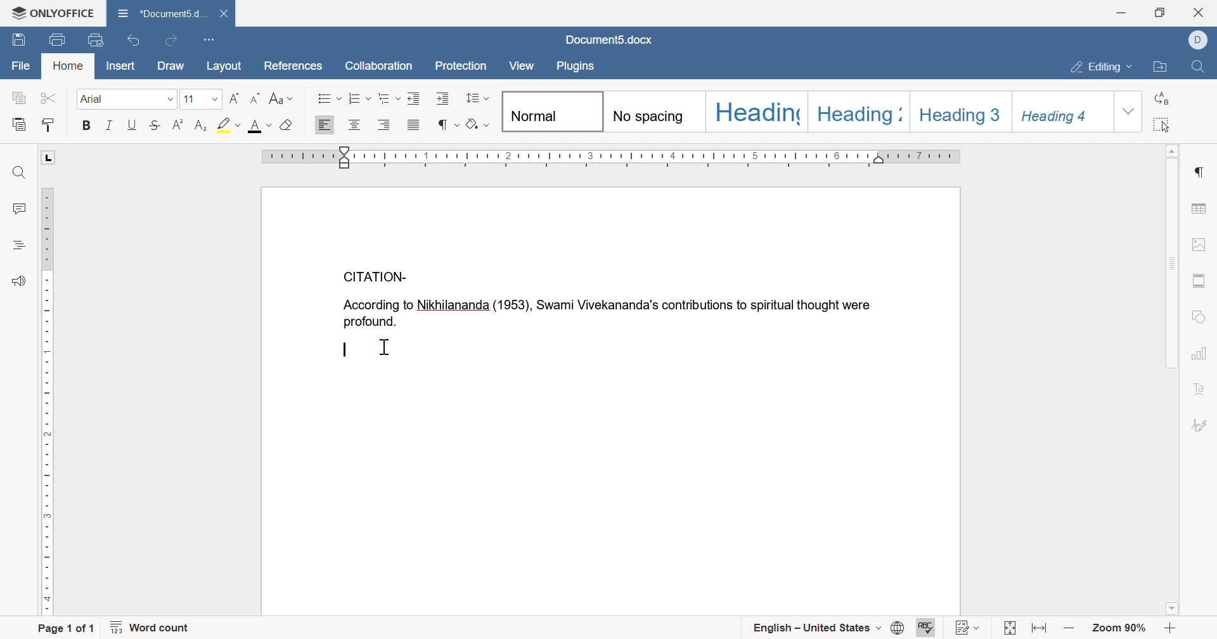 The image size is (1217, 639). What do you see at coordinates (129, 101) in the screenshot?
I see `font size` at bounding box center [129, 101].